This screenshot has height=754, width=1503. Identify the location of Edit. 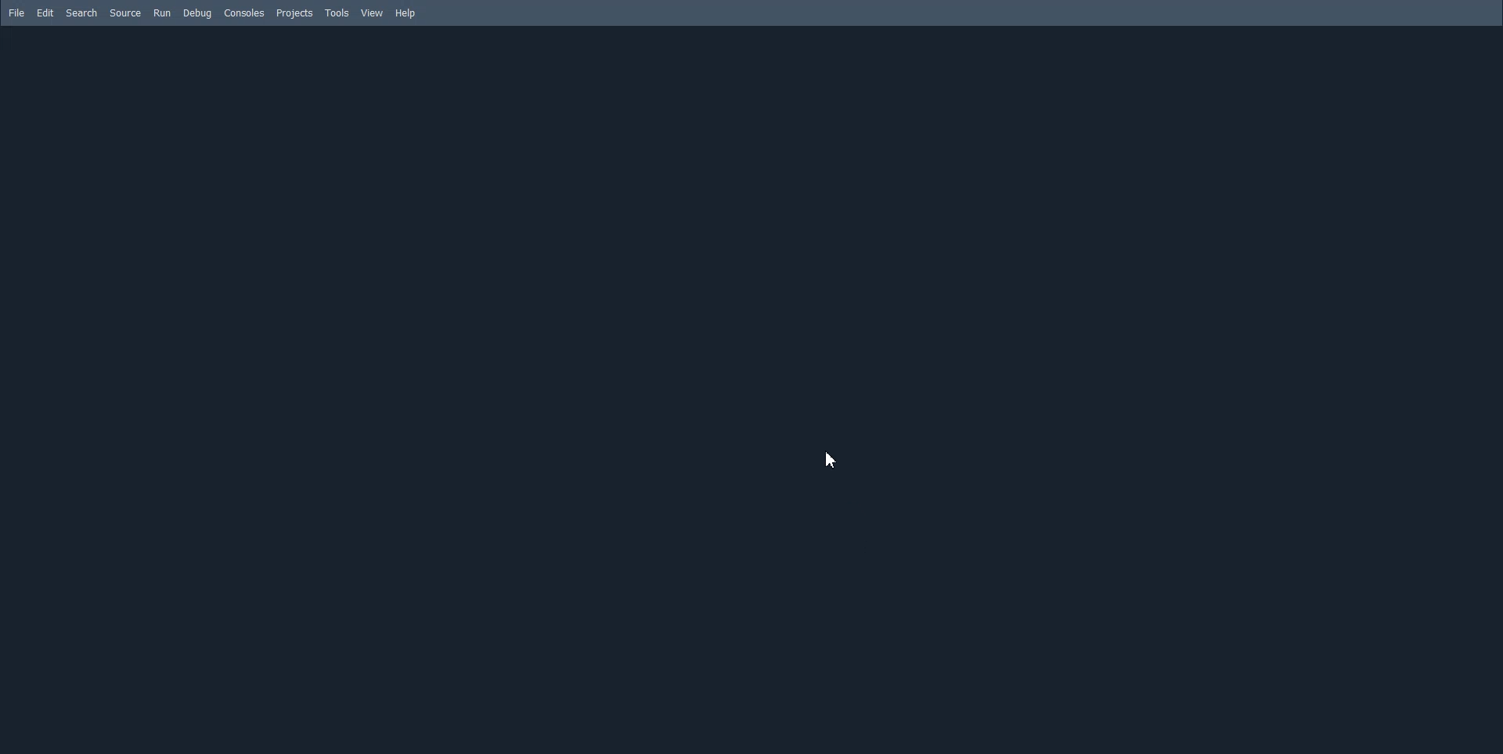
(45, 13).